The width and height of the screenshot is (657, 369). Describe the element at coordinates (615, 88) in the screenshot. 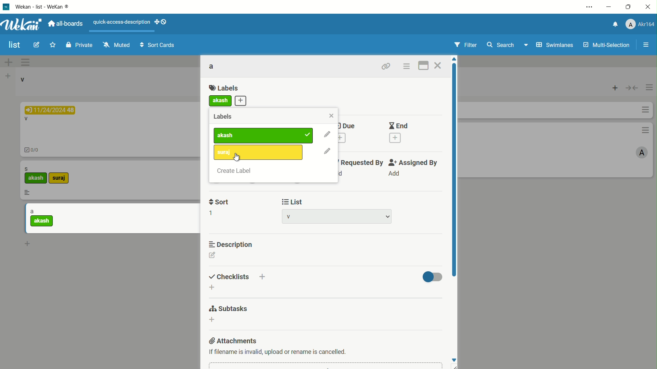

I see `add` at that location.